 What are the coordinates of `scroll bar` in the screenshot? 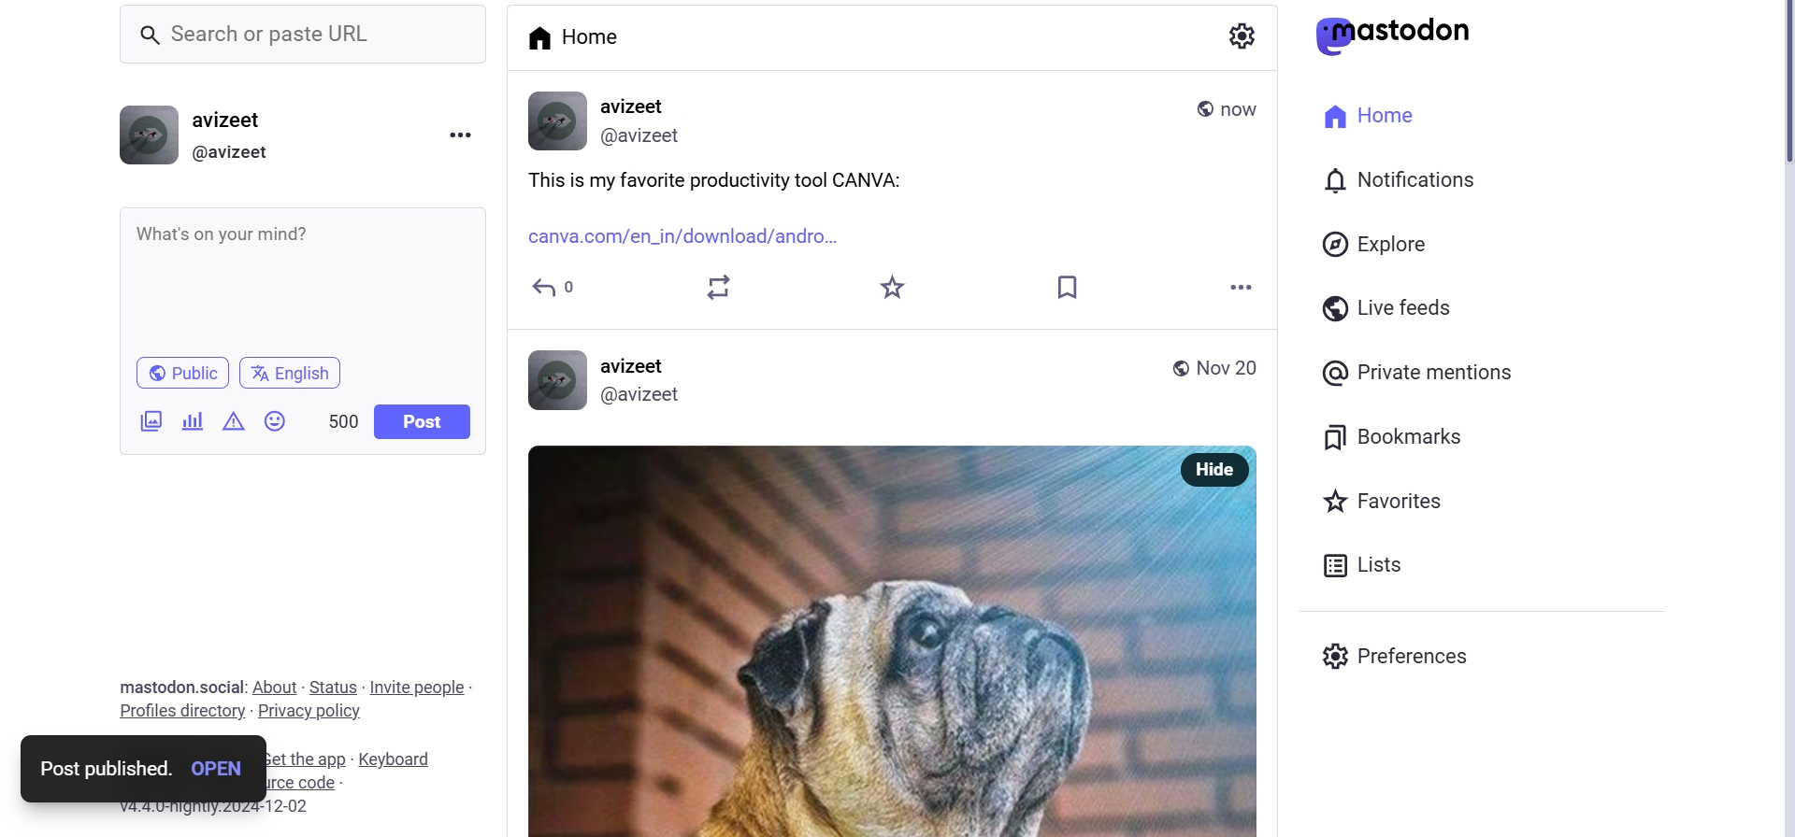 It's located at (1765, 101).